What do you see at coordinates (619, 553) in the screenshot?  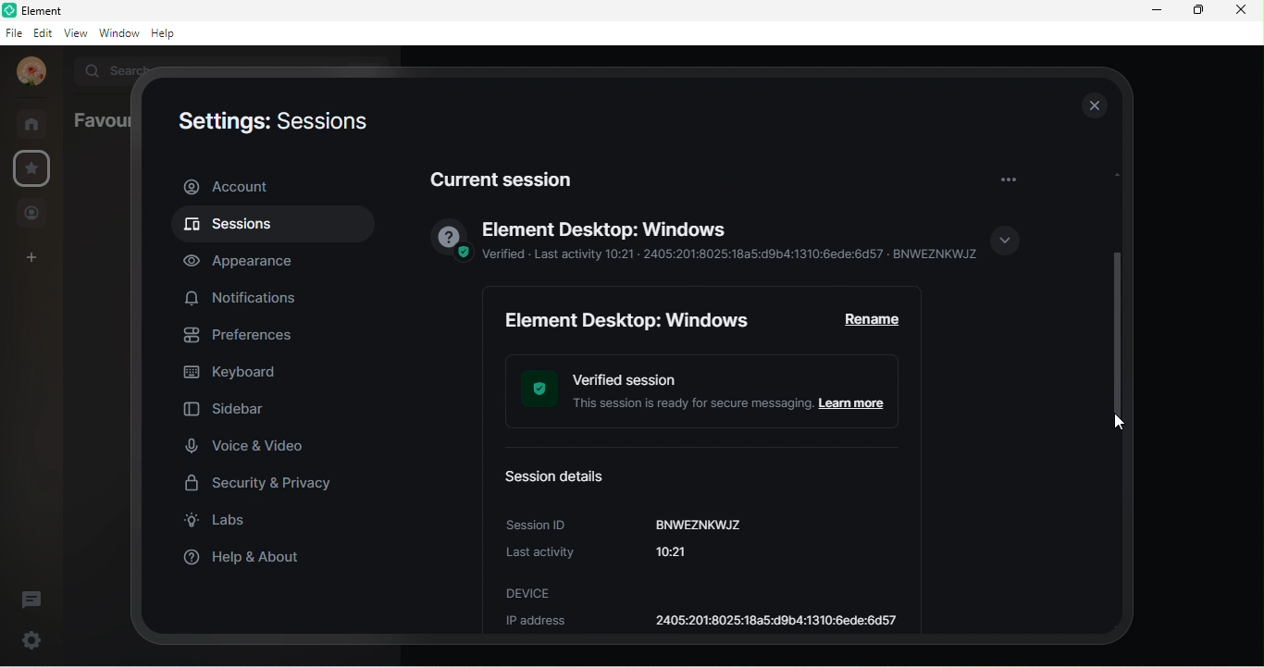 I see `last activity 10:21` at bounding box center [619, 553].